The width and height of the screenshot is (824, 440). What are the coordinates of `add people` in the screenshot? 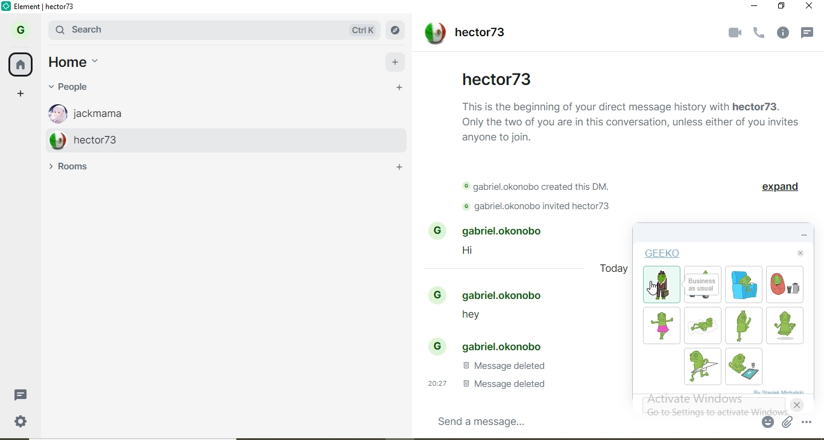 It's located at (399, 89).